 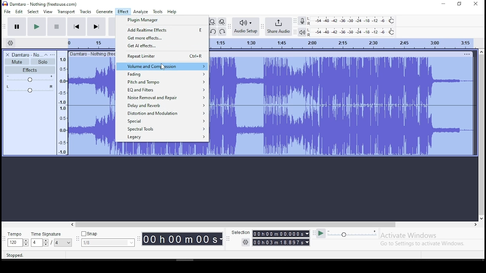 I want to click on tracks, so click(x=85, y=11).